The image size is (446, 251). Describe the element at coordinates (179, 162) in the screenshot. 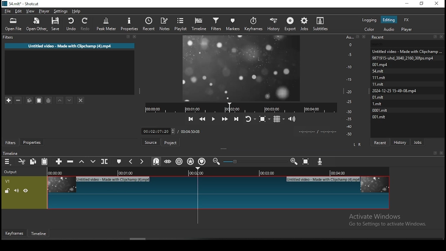

I see `ripple` at that location.